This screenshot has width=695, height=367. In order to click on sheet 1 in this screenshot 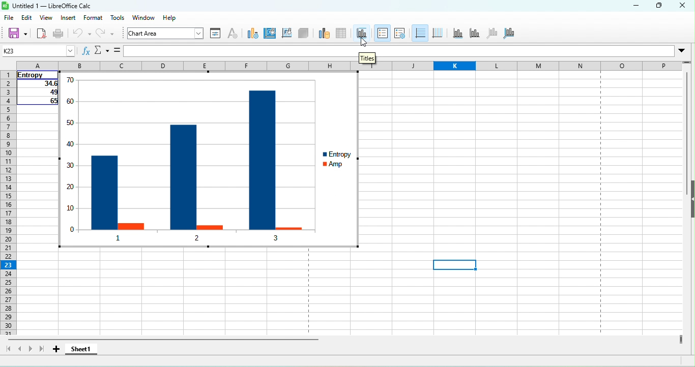, I will do `click(83, 349)`.